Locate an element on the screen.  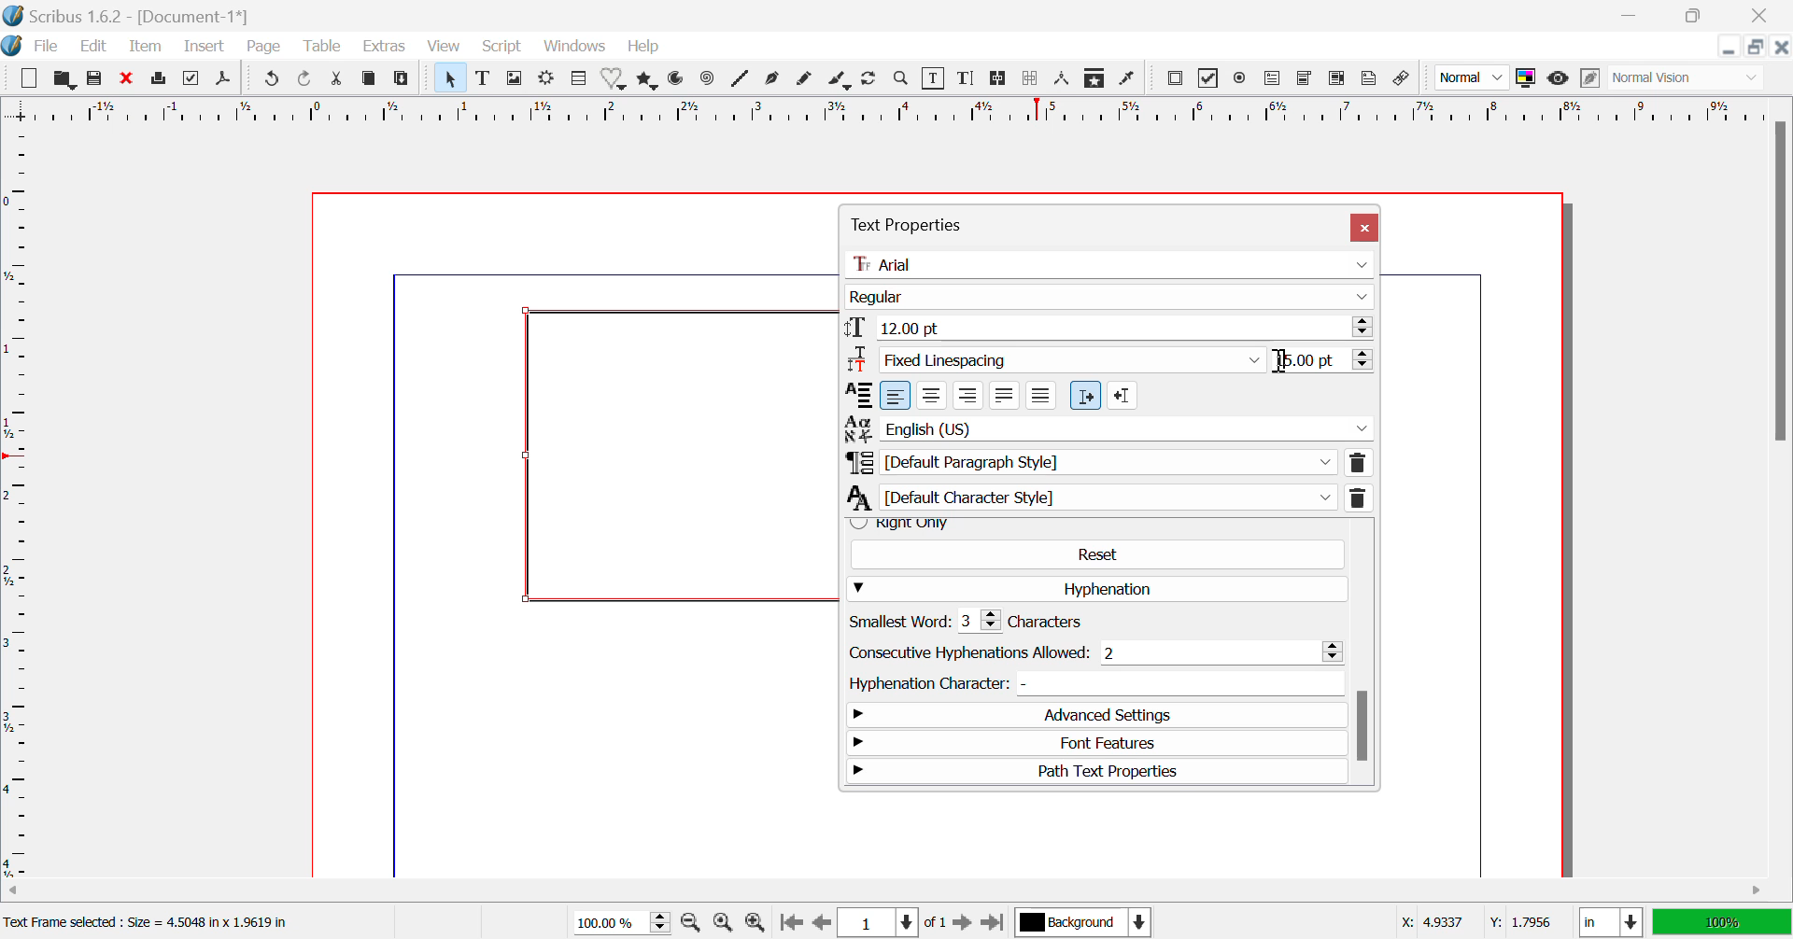
Refresh is located at coordinates (872, 80).